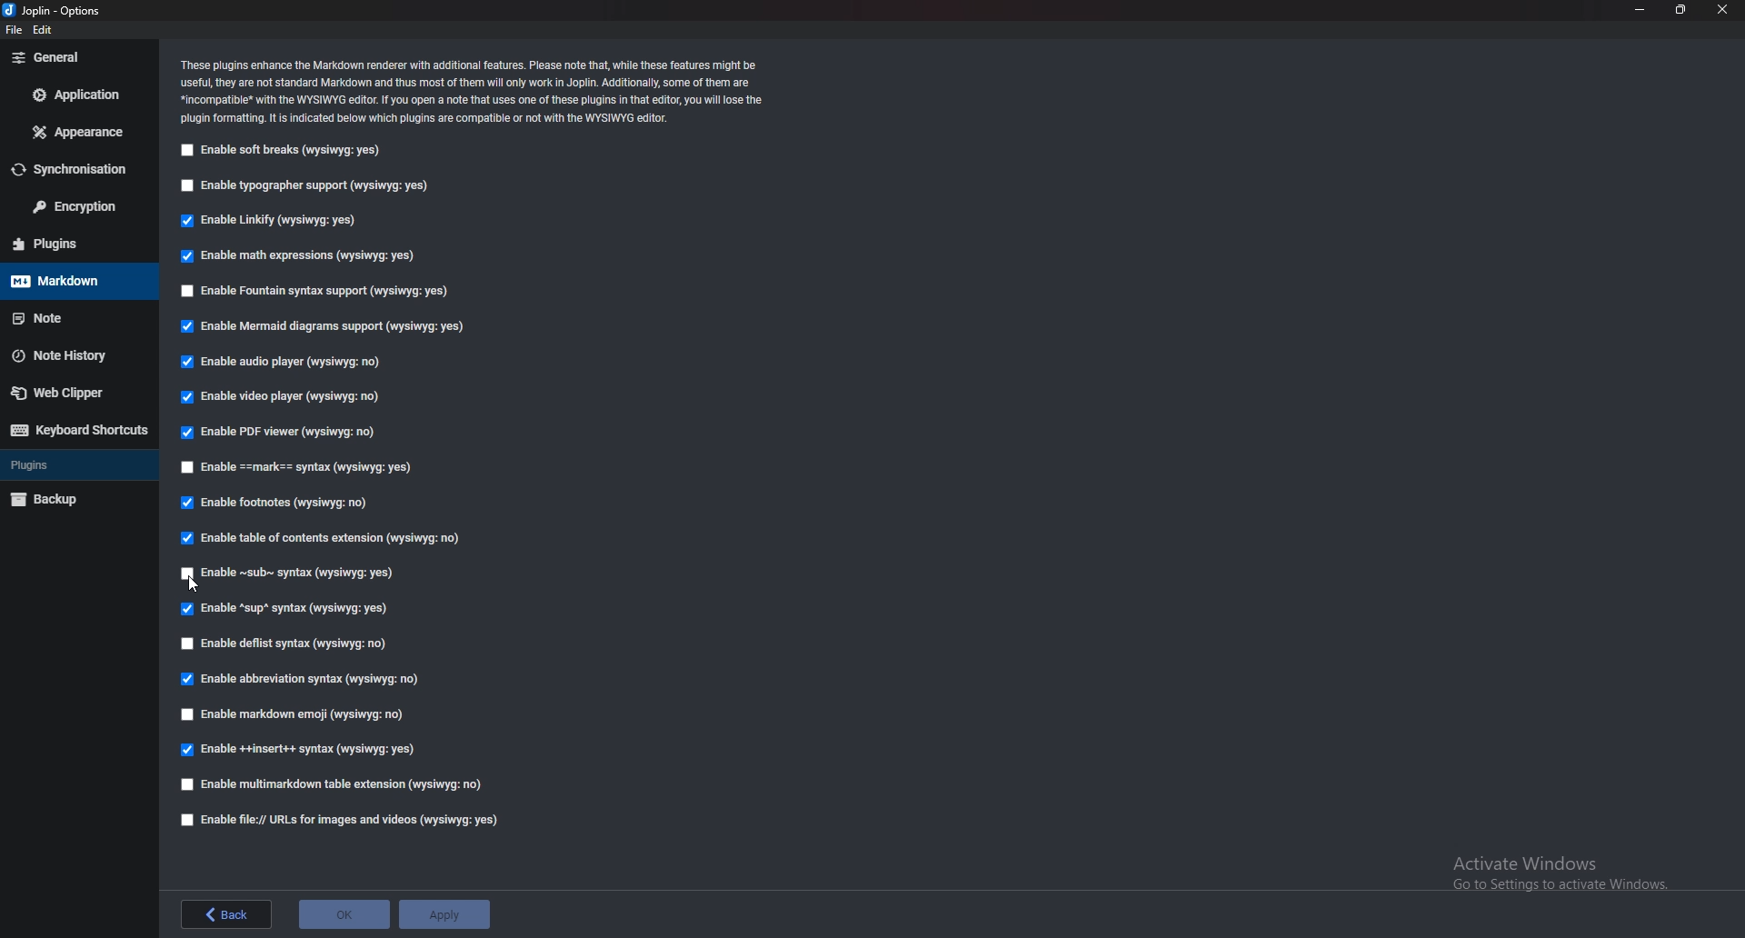 Image resolution: width=1745 pixels, height=938 pixels. I want to click on Enable mermaid diagram support, so click(327, 327).